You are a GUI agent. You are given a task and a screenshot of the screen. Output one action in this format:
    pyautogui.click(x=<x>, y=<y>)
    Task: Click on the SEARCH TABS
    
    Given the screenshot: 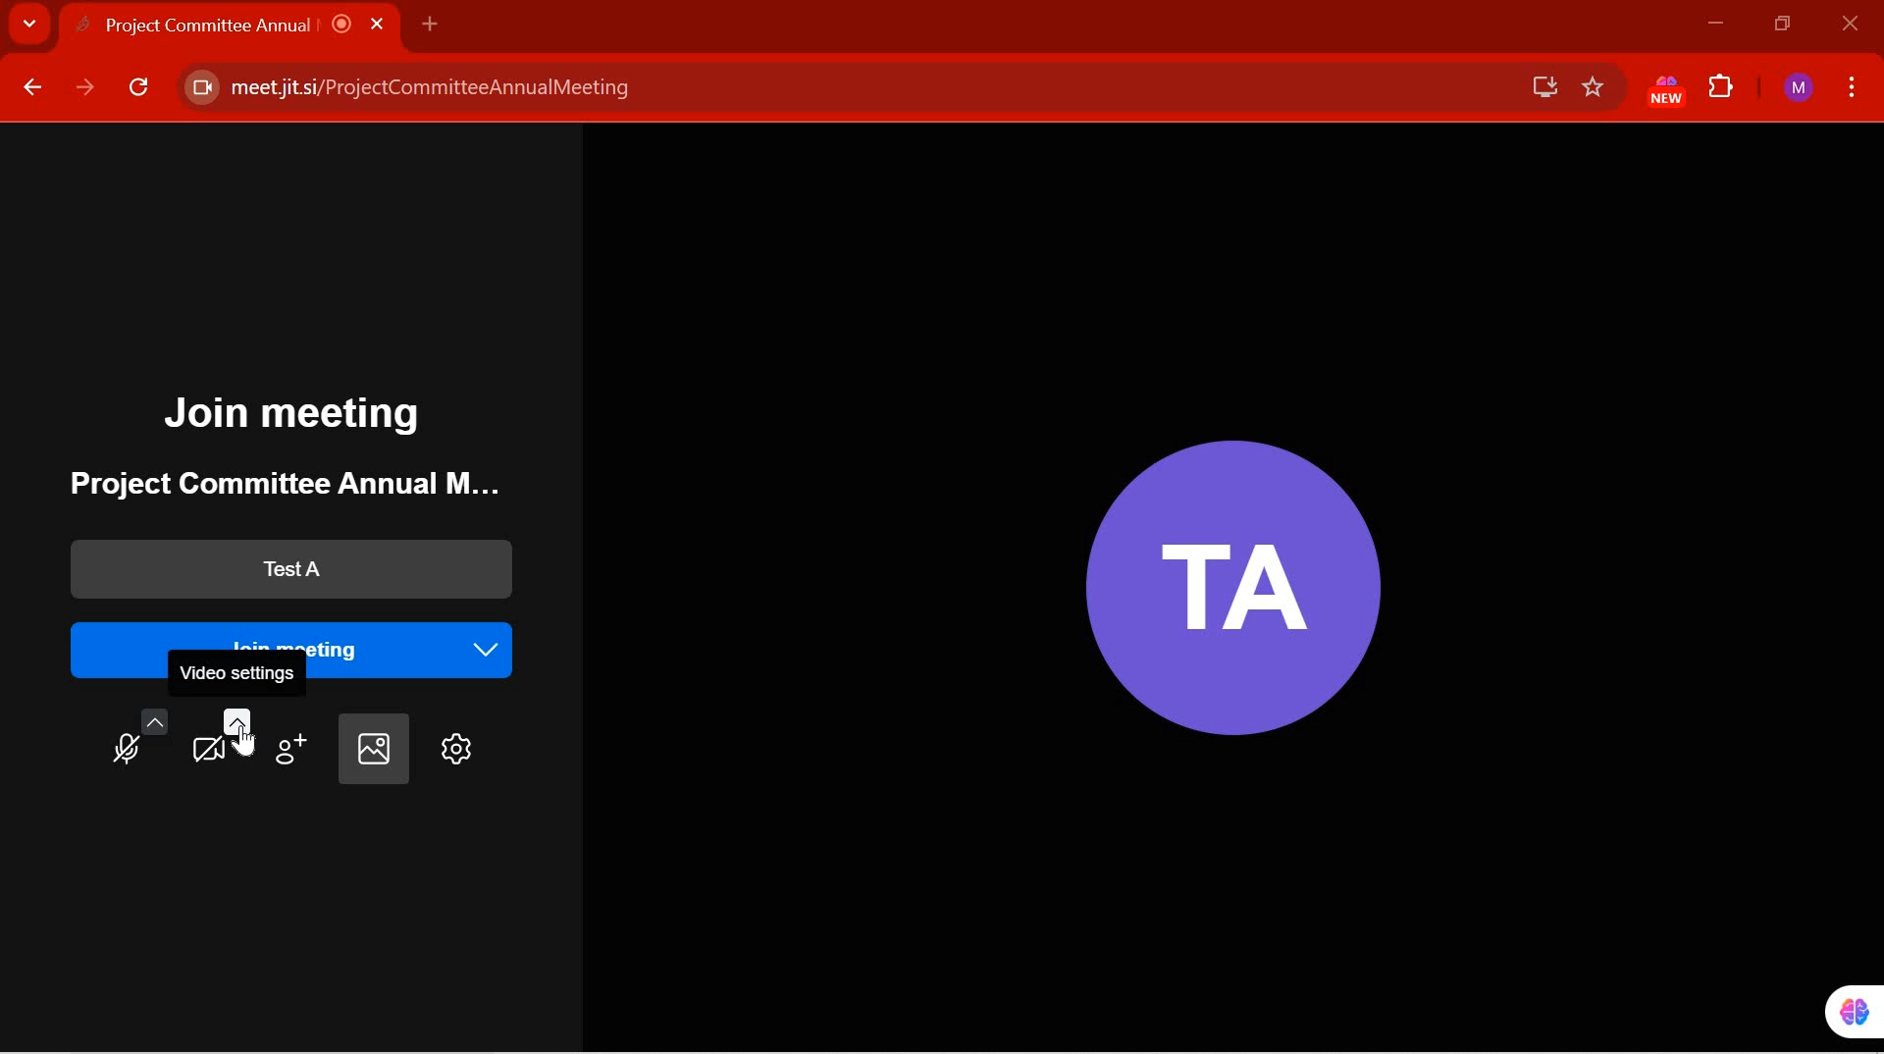 What is the action you would take?
    pyautogui.click(x=29, y=26)
    